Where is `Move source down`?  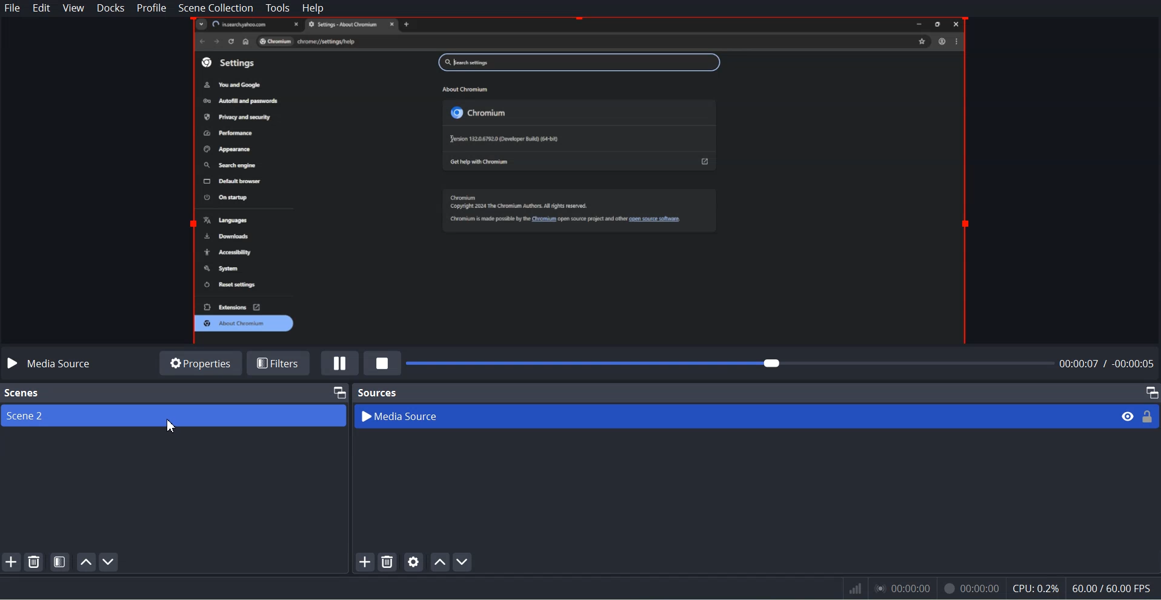 Move source down is located at coordinates (463, 562).